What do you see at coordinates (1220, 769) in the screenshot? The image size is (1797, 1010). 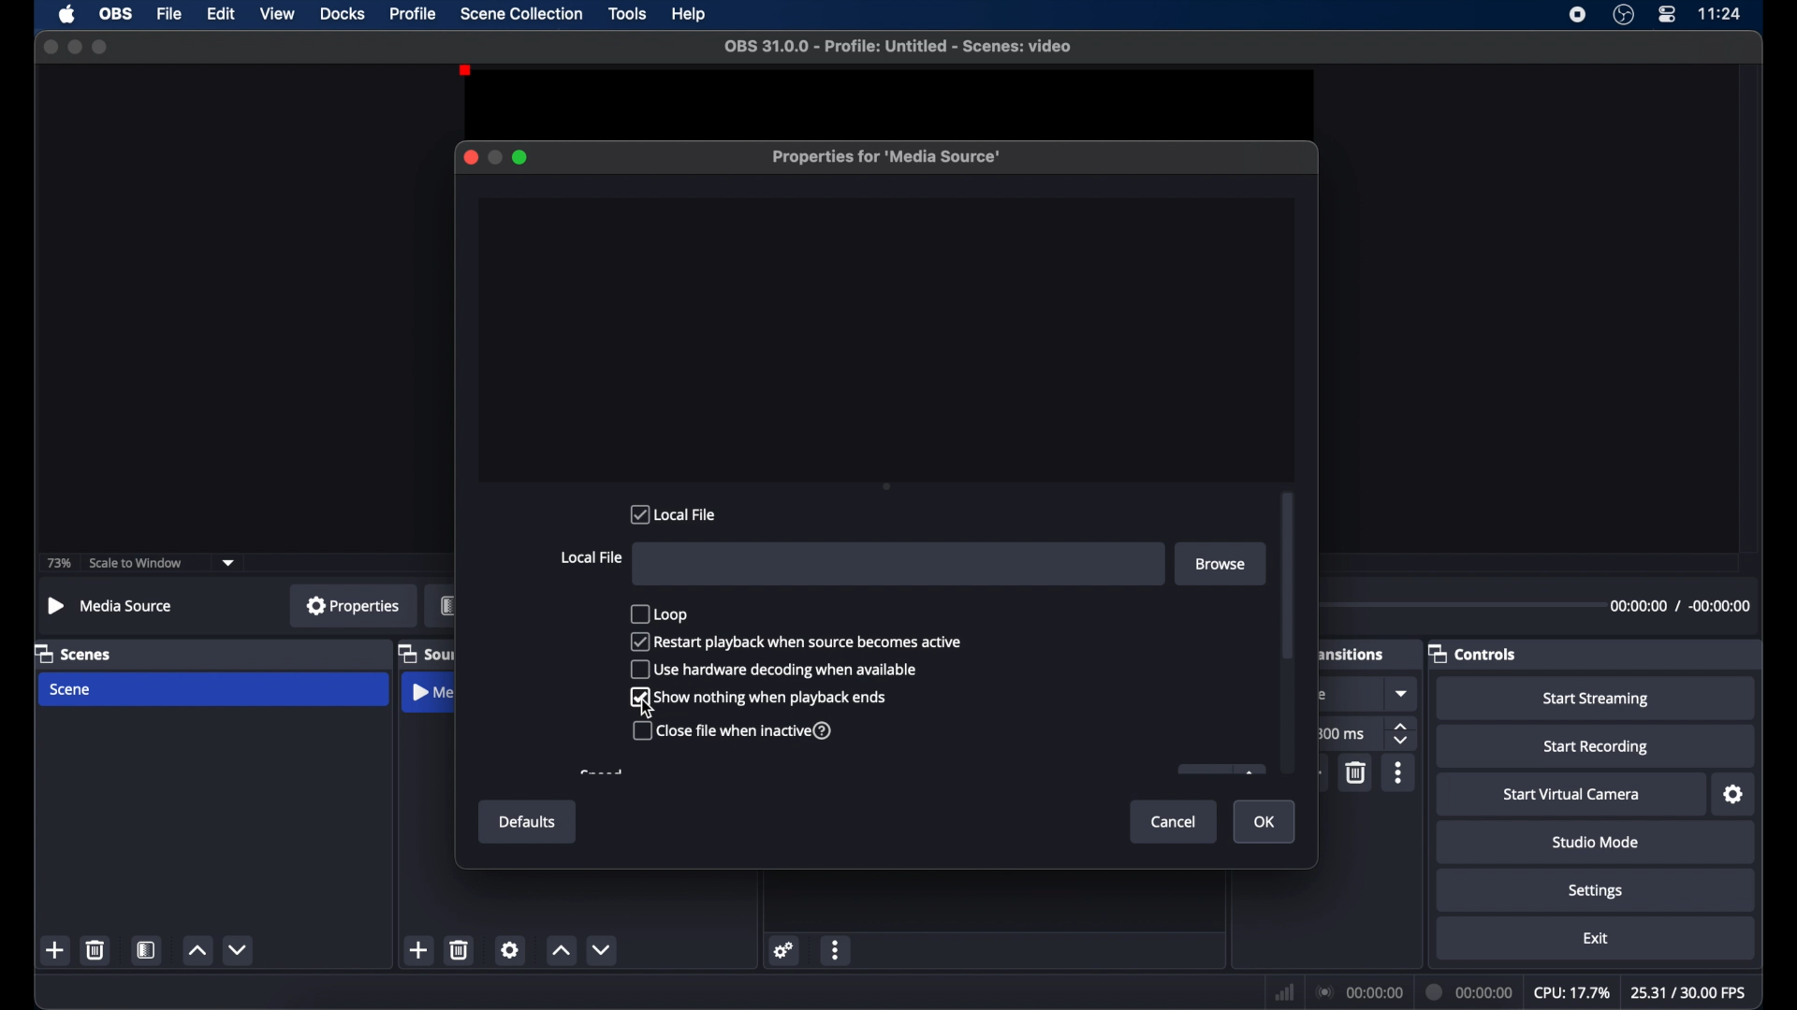 I see `obscure icon` at bounding box center [1220, 769].